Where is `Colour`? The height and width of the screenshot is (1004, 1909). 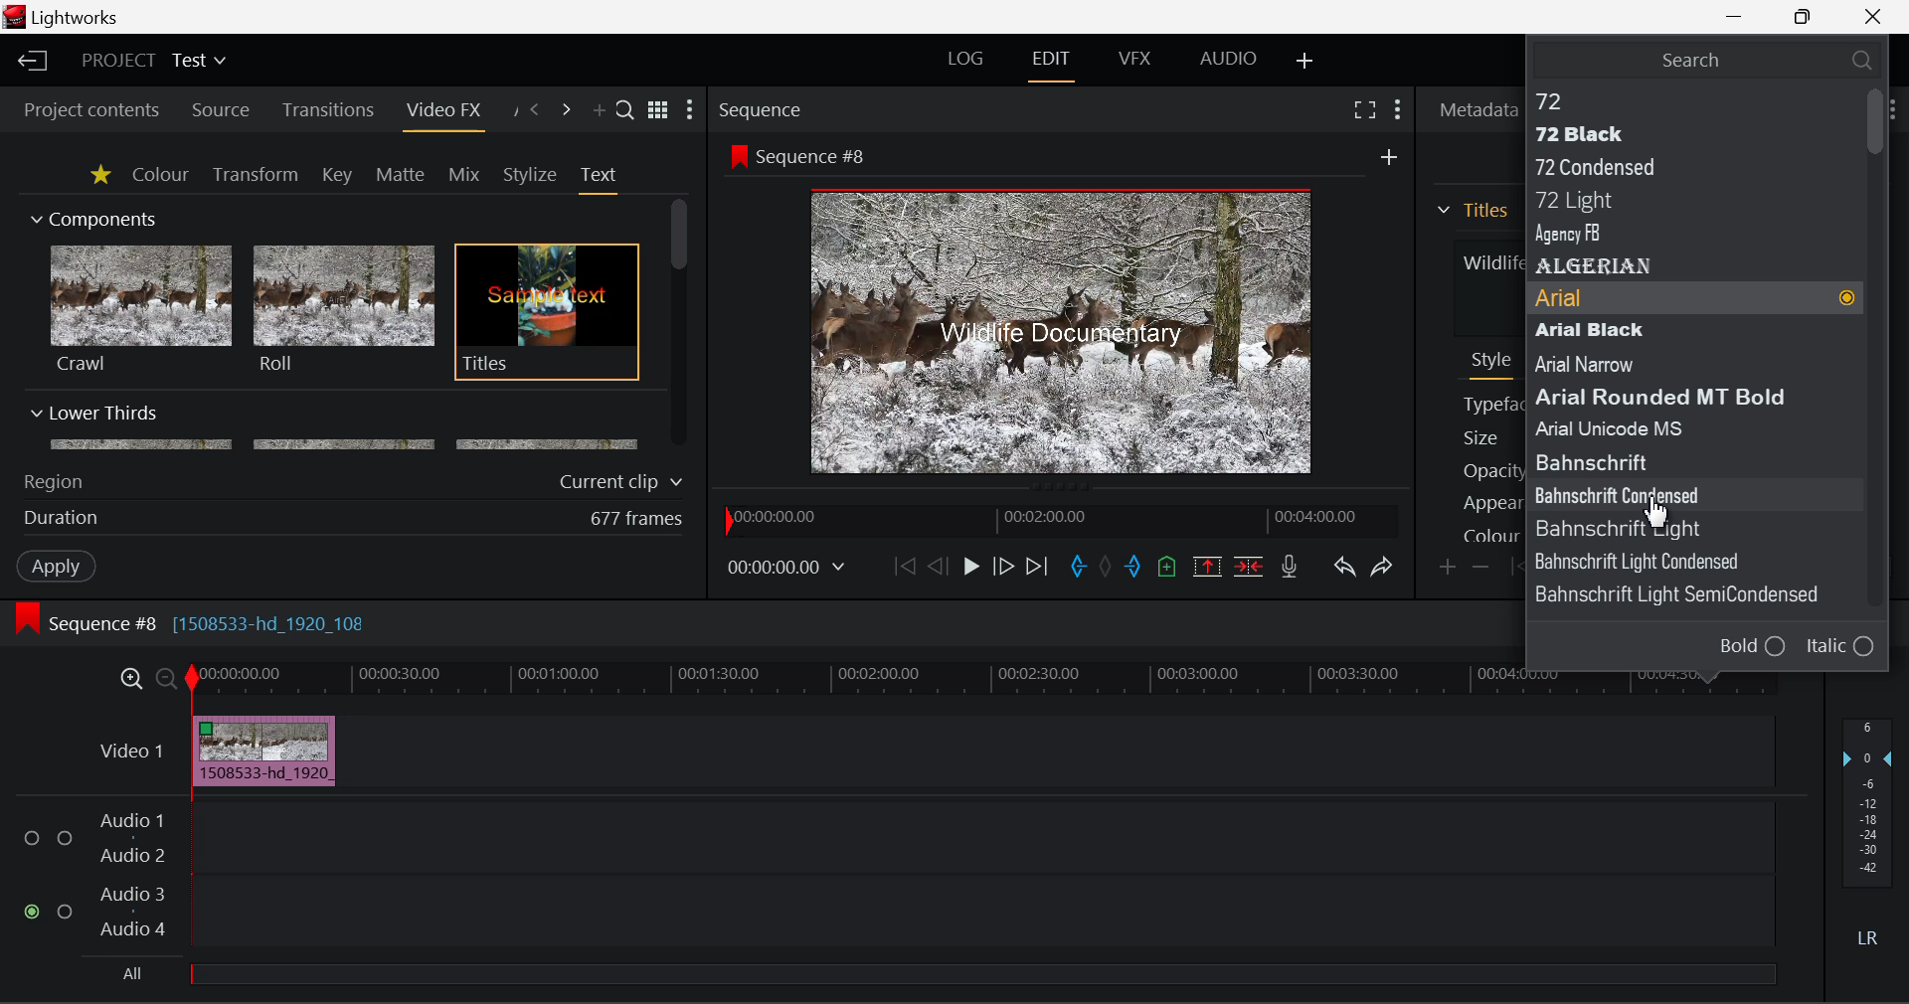 Colour is located at coordinates (160, 173).